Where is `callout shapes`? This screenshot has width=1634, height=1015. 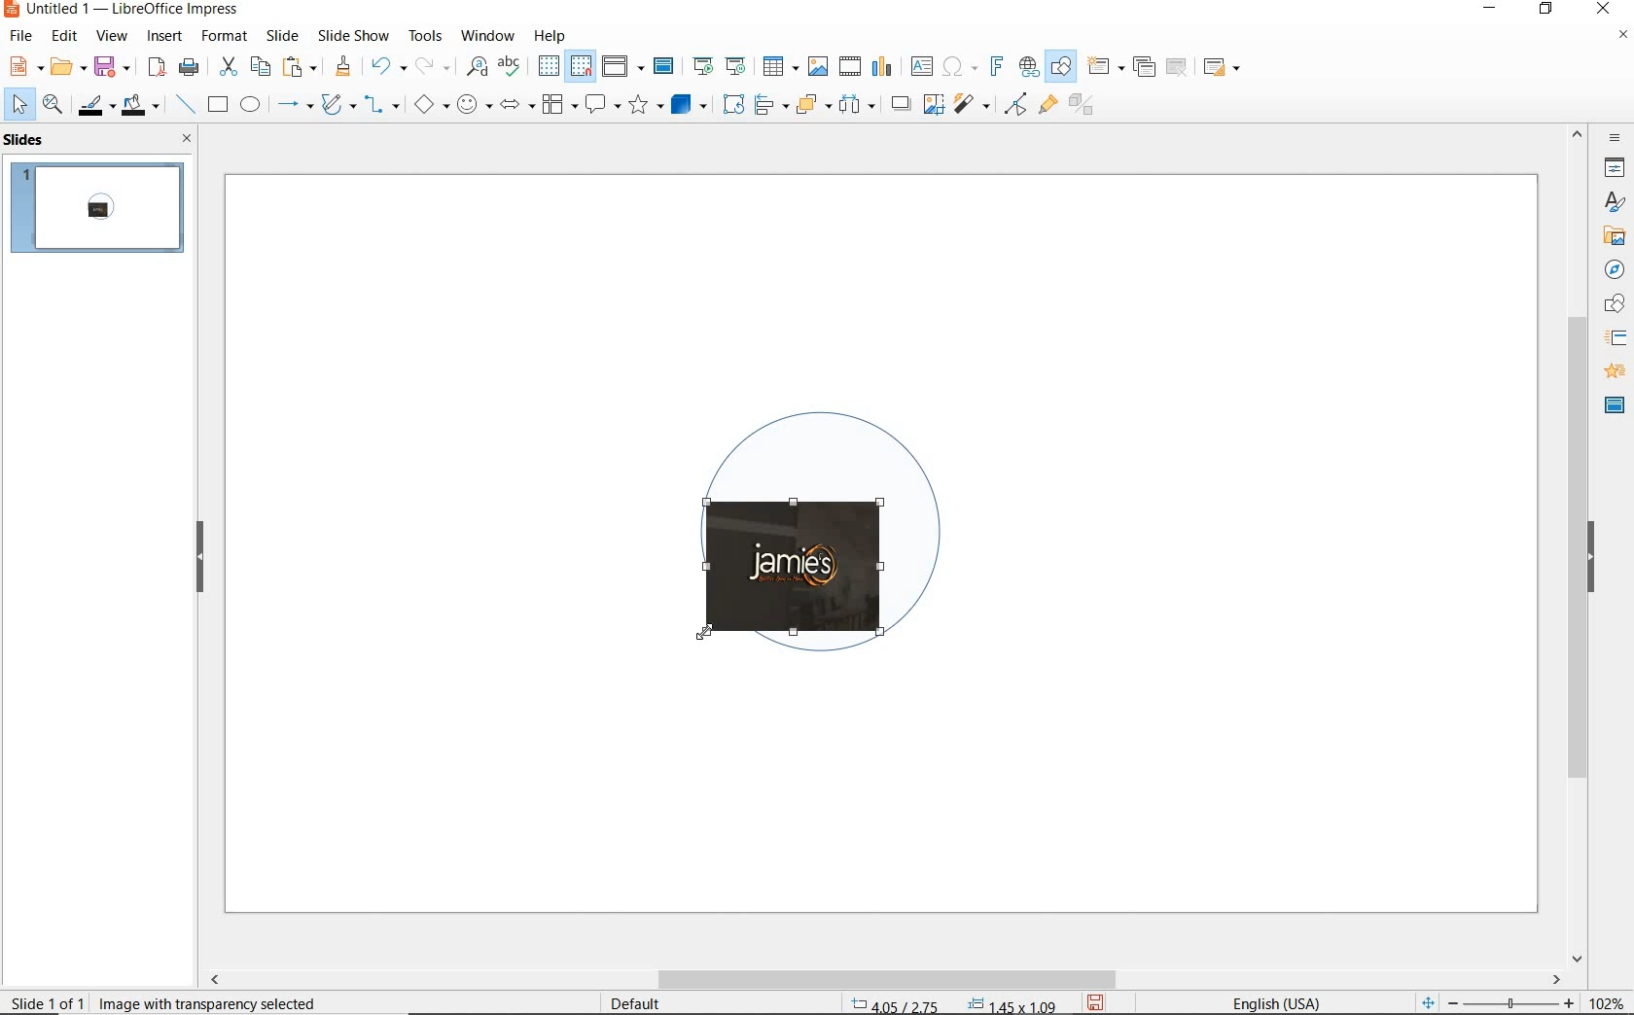 callout shapes is located at coordinates (599, 106).